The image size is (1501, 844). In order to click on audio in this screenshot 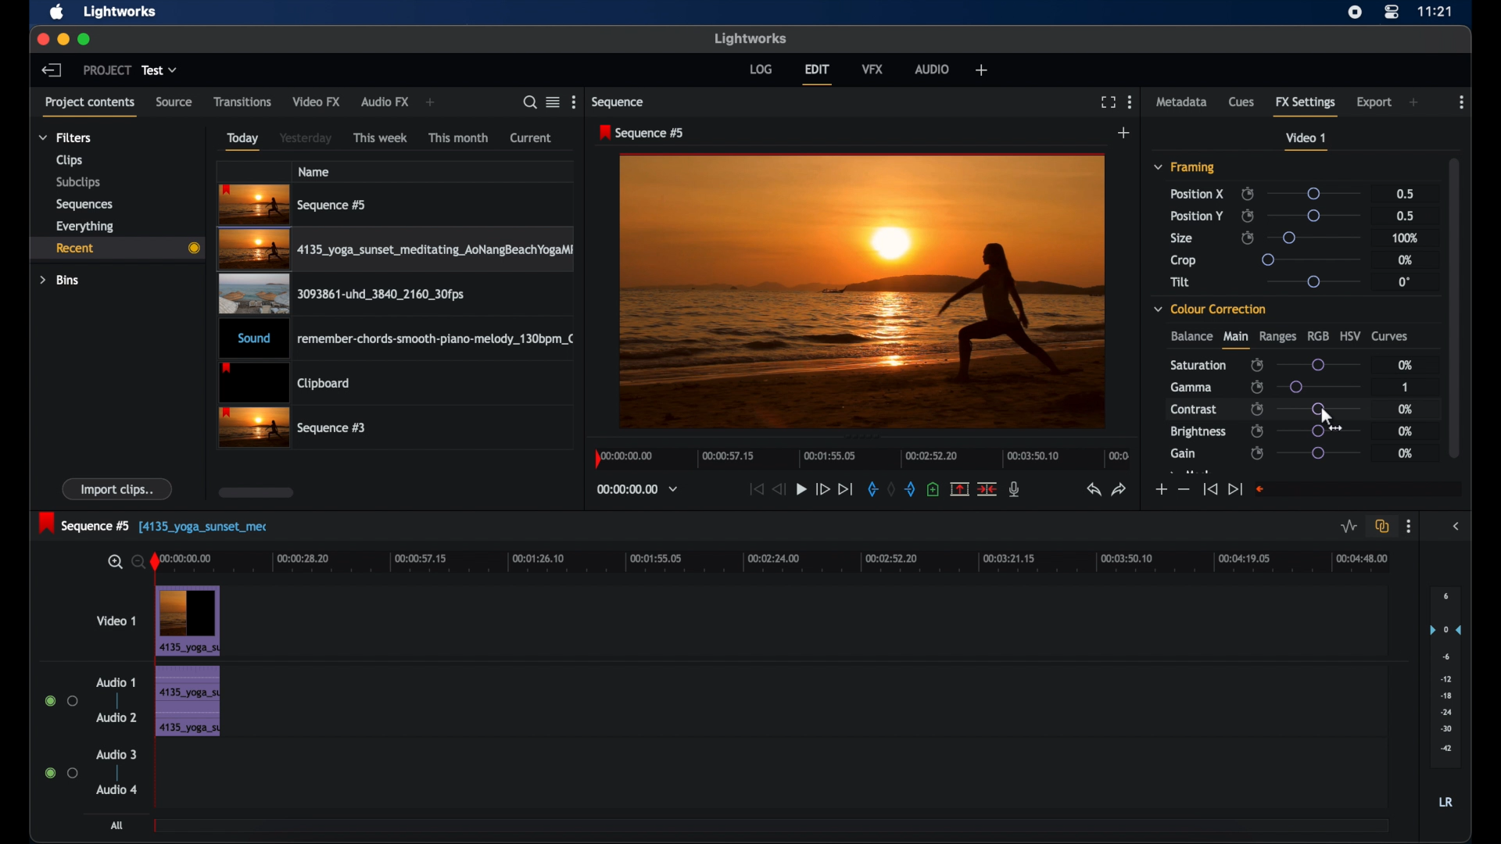, I will do `click(933, 69)`.